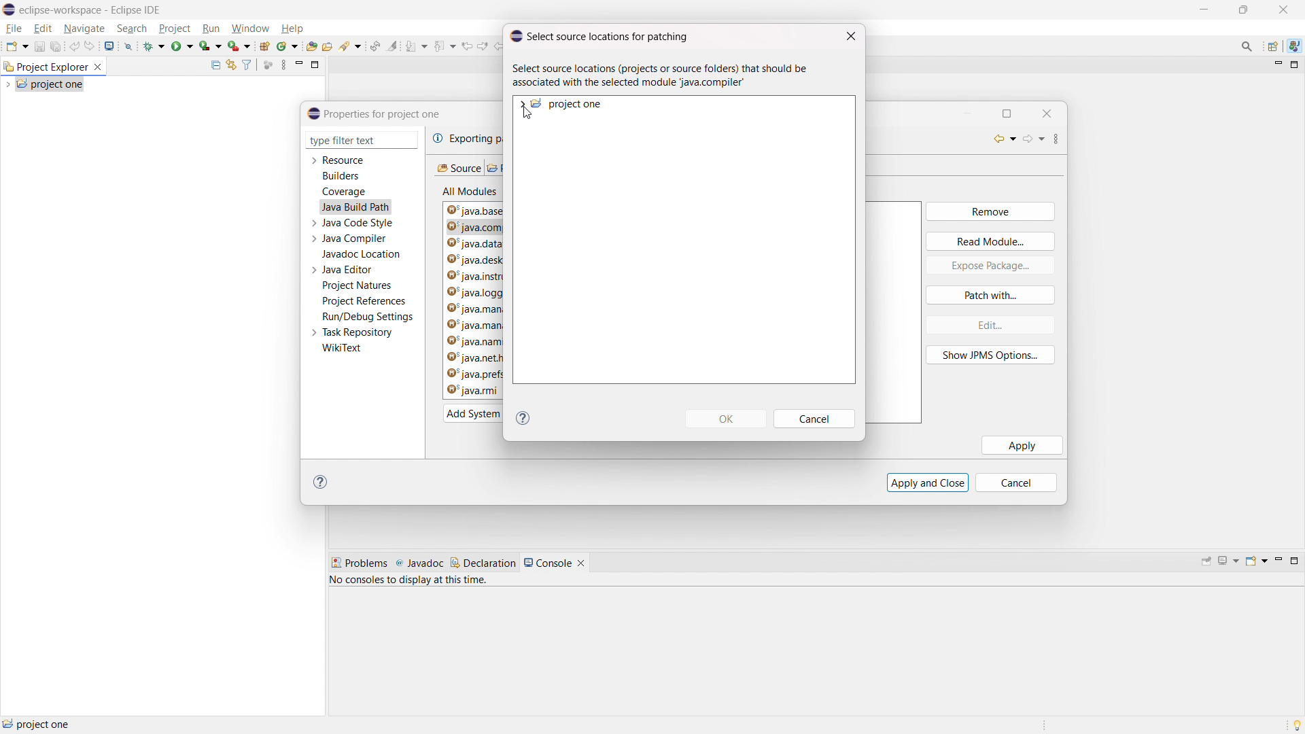 Image resolution: width=1305 pixels, height=734 pixels. Describe the element at coordinates (128, 45) in the screenshot. I see `skip all breakpoint` at that location.